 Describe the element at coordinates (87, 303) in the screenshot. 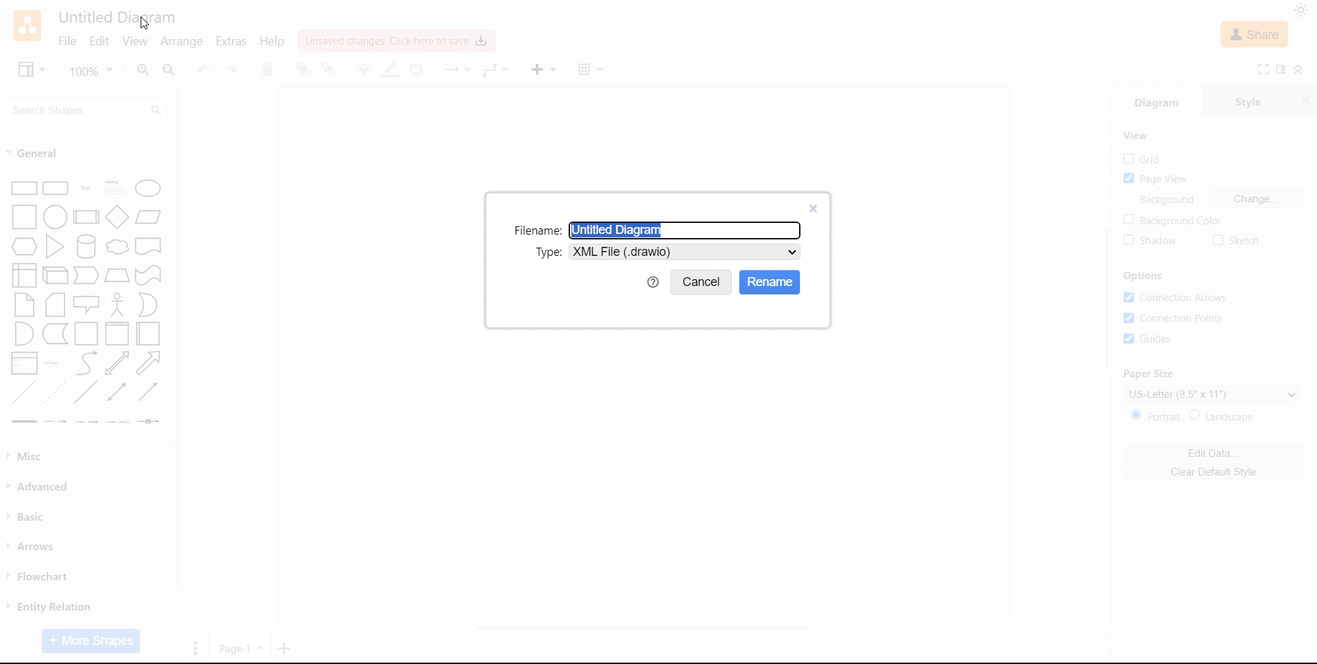

I see `Shapes library ` at that location.